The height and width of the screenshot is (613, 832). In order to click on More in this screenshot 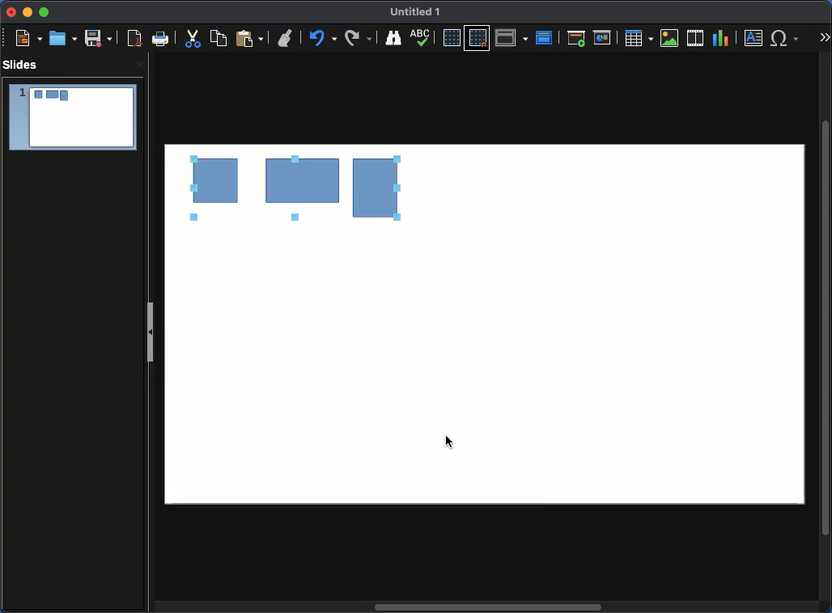, I will do `click(824, 33)`.